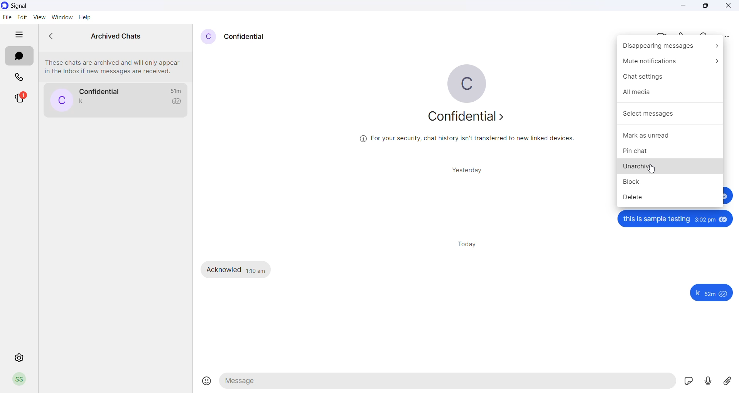 Image resolution: width=739 pixels, height=393 pixels. Describe the element at coordinates (18, 35) in the screenshot. I see `hide` at that location.